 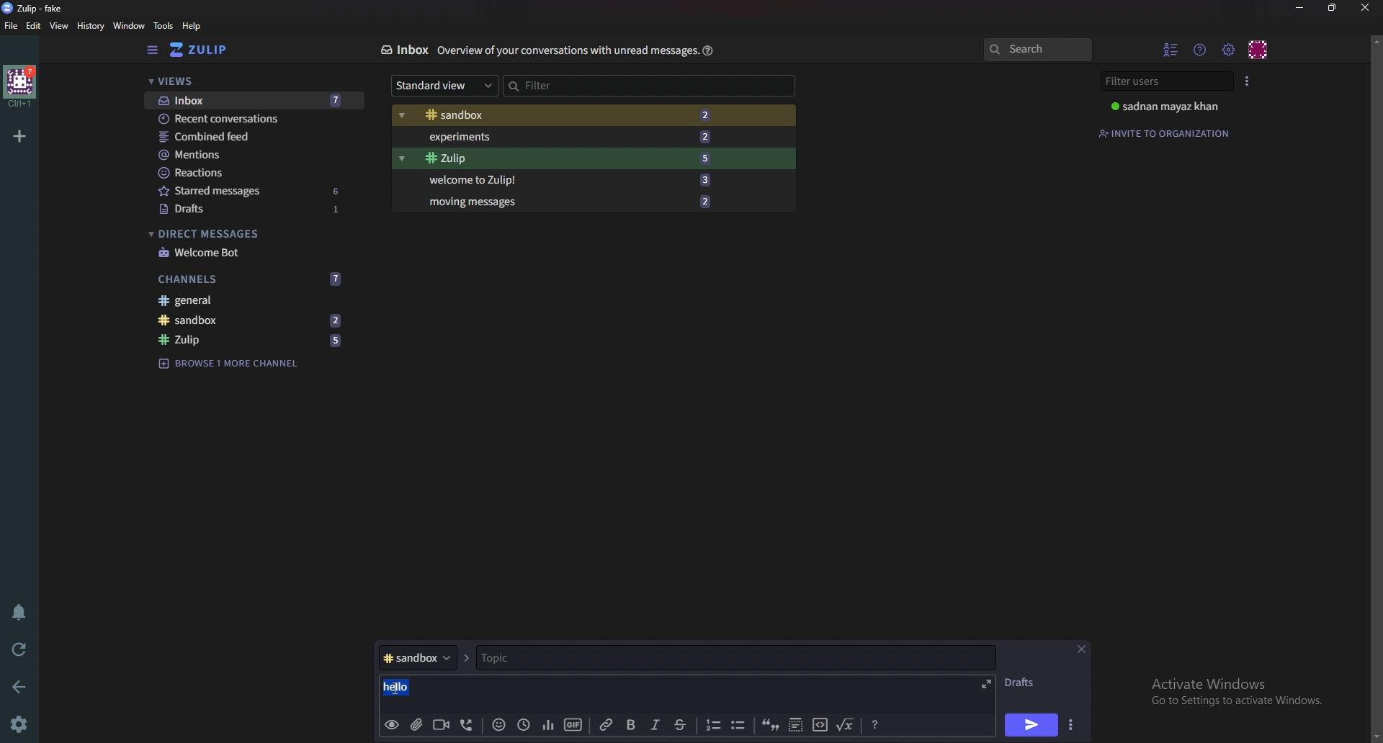 What do you see at coordinates (254, 102) in the screenshot?
I see `Inbox 7` at bounding box center [254, 102].